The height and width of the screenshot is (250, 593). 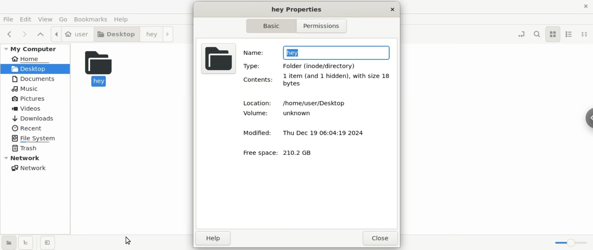 I want to click on icon view, so click(x=553, y=34).